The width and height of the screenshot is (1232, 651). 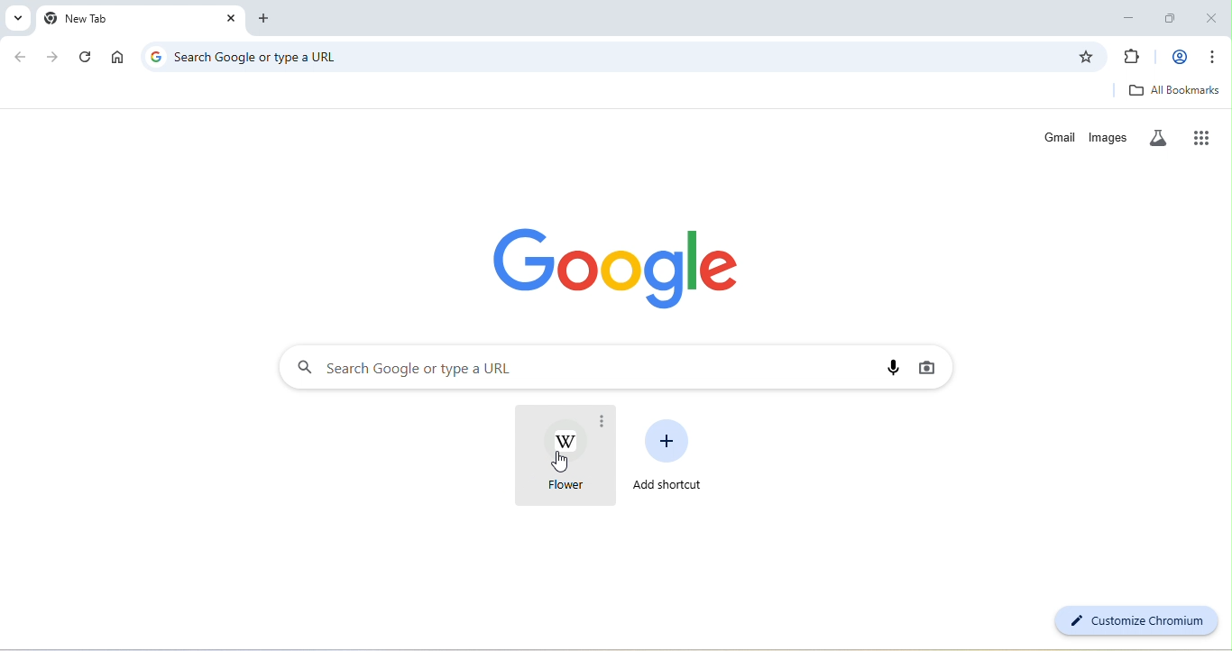 What do you see at coordinates (271, 20) in the screenshot?
I see `new tab` at bounding box center [271, 20].